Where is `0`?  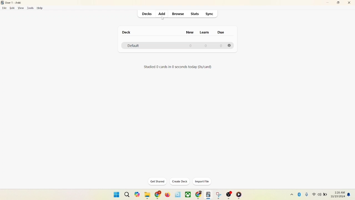
0 is located at coordinates (221, 46).